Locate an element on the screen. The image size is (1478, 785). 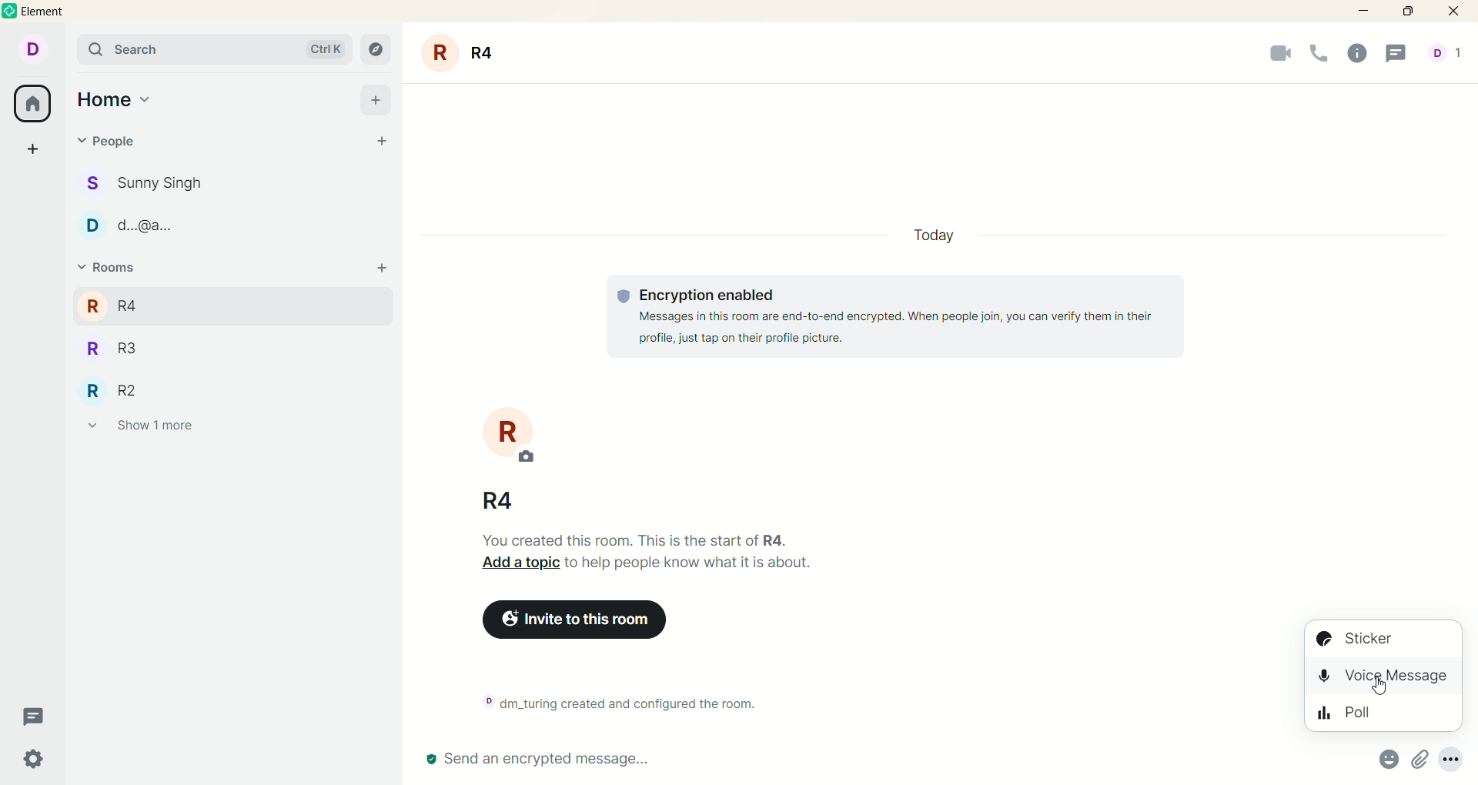
show 1 more is located at coordinates (141, 429).